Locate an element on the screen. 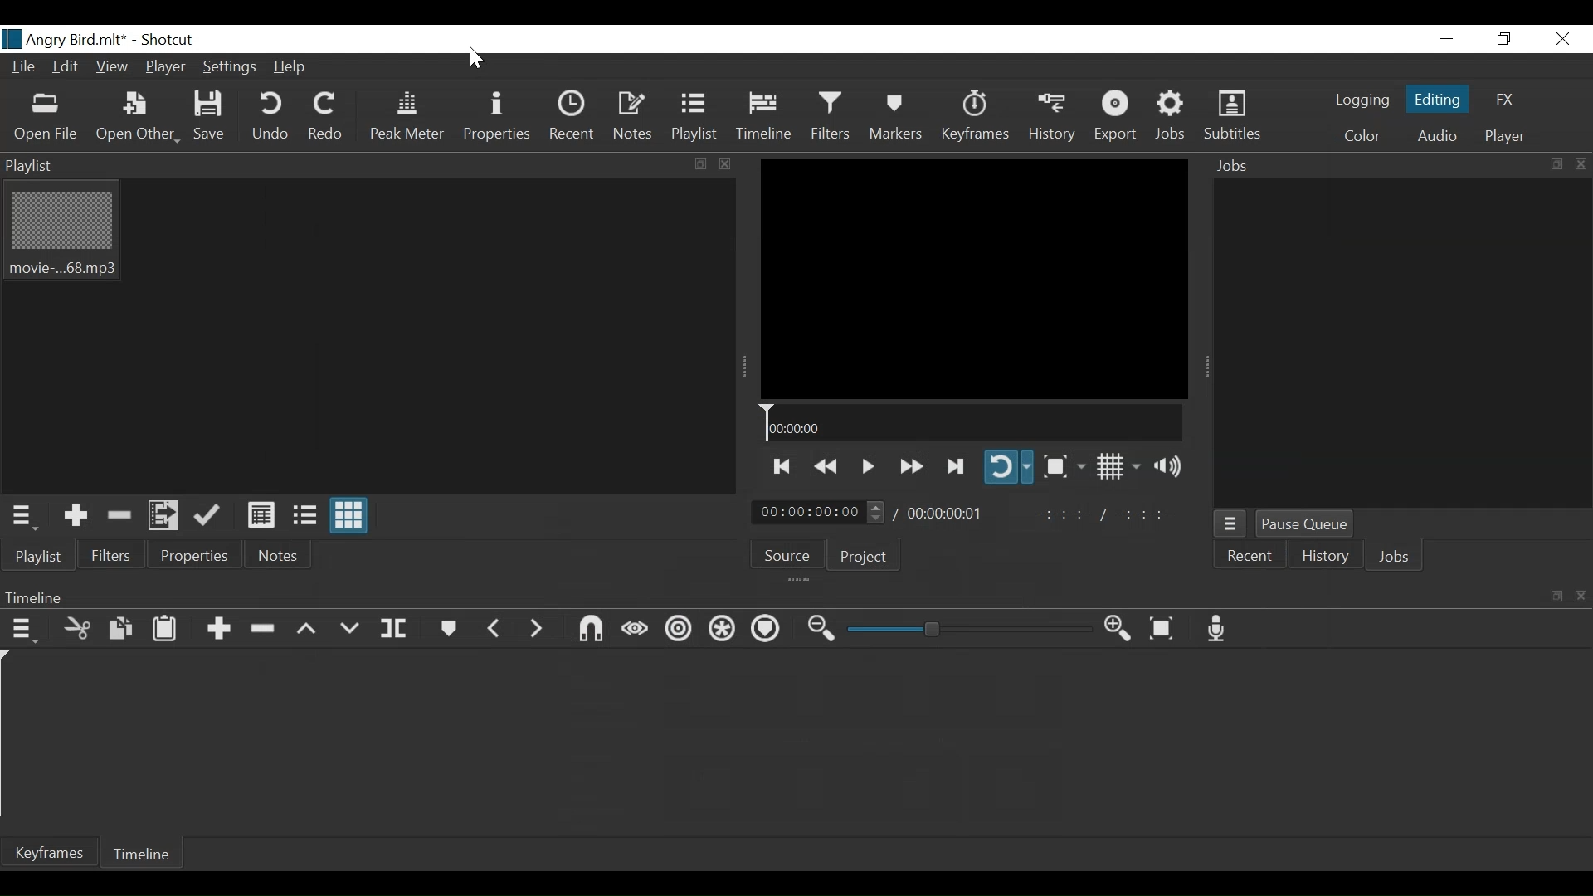  resize is located at coordinates (699, 164).